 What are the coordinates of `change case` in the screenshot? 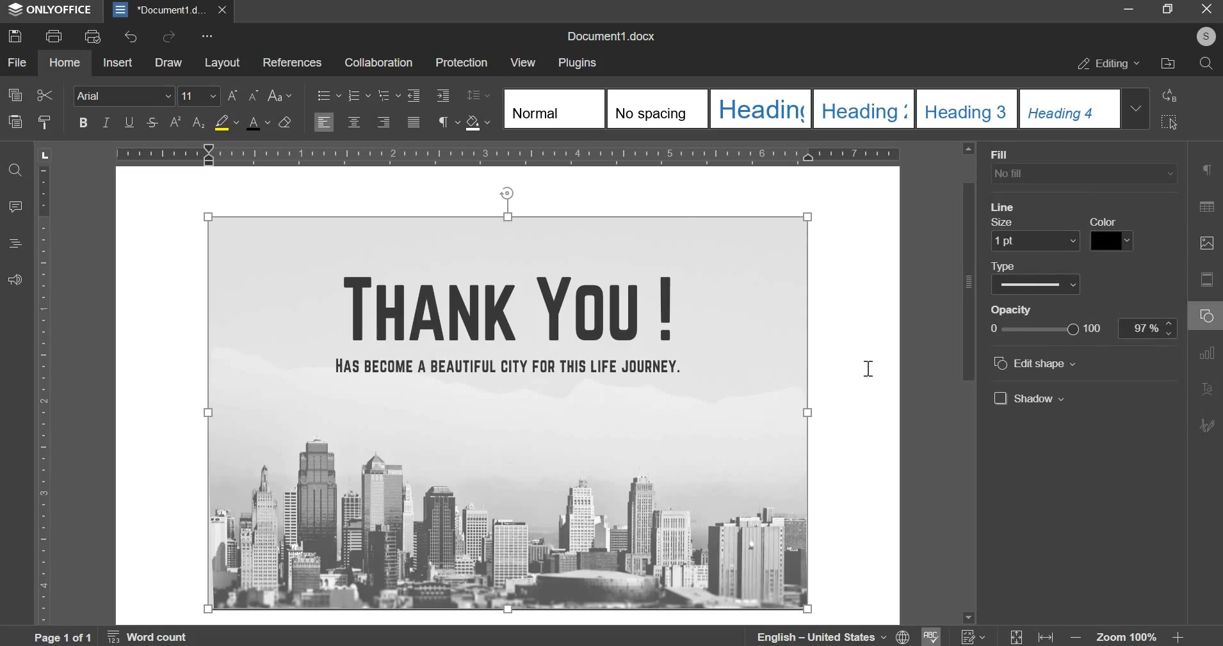 It's located at (279, 95).